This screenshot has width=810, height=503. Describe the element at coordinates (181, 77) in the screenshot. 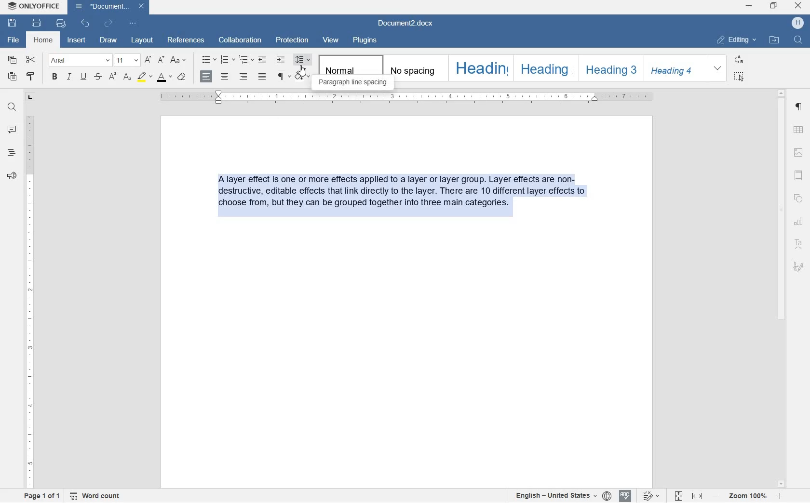

I see `clear style` at that location.